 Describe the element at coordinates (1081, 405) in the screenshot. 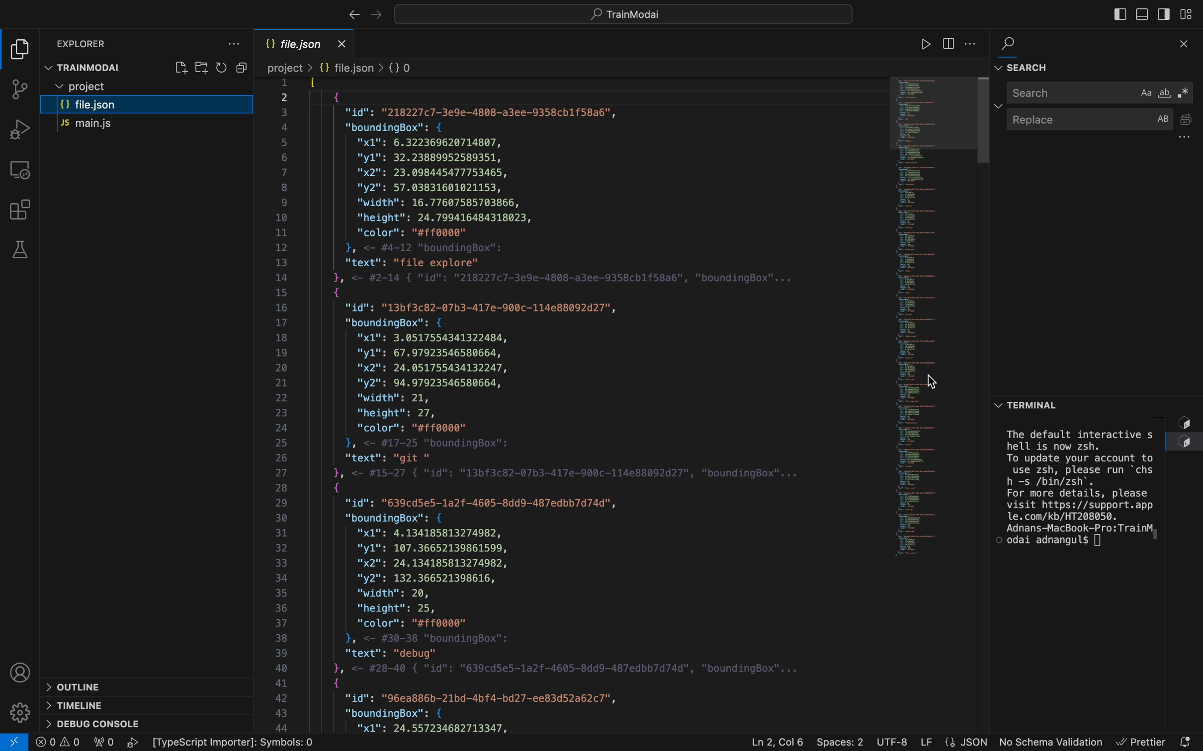

I see `terminal` at that location.